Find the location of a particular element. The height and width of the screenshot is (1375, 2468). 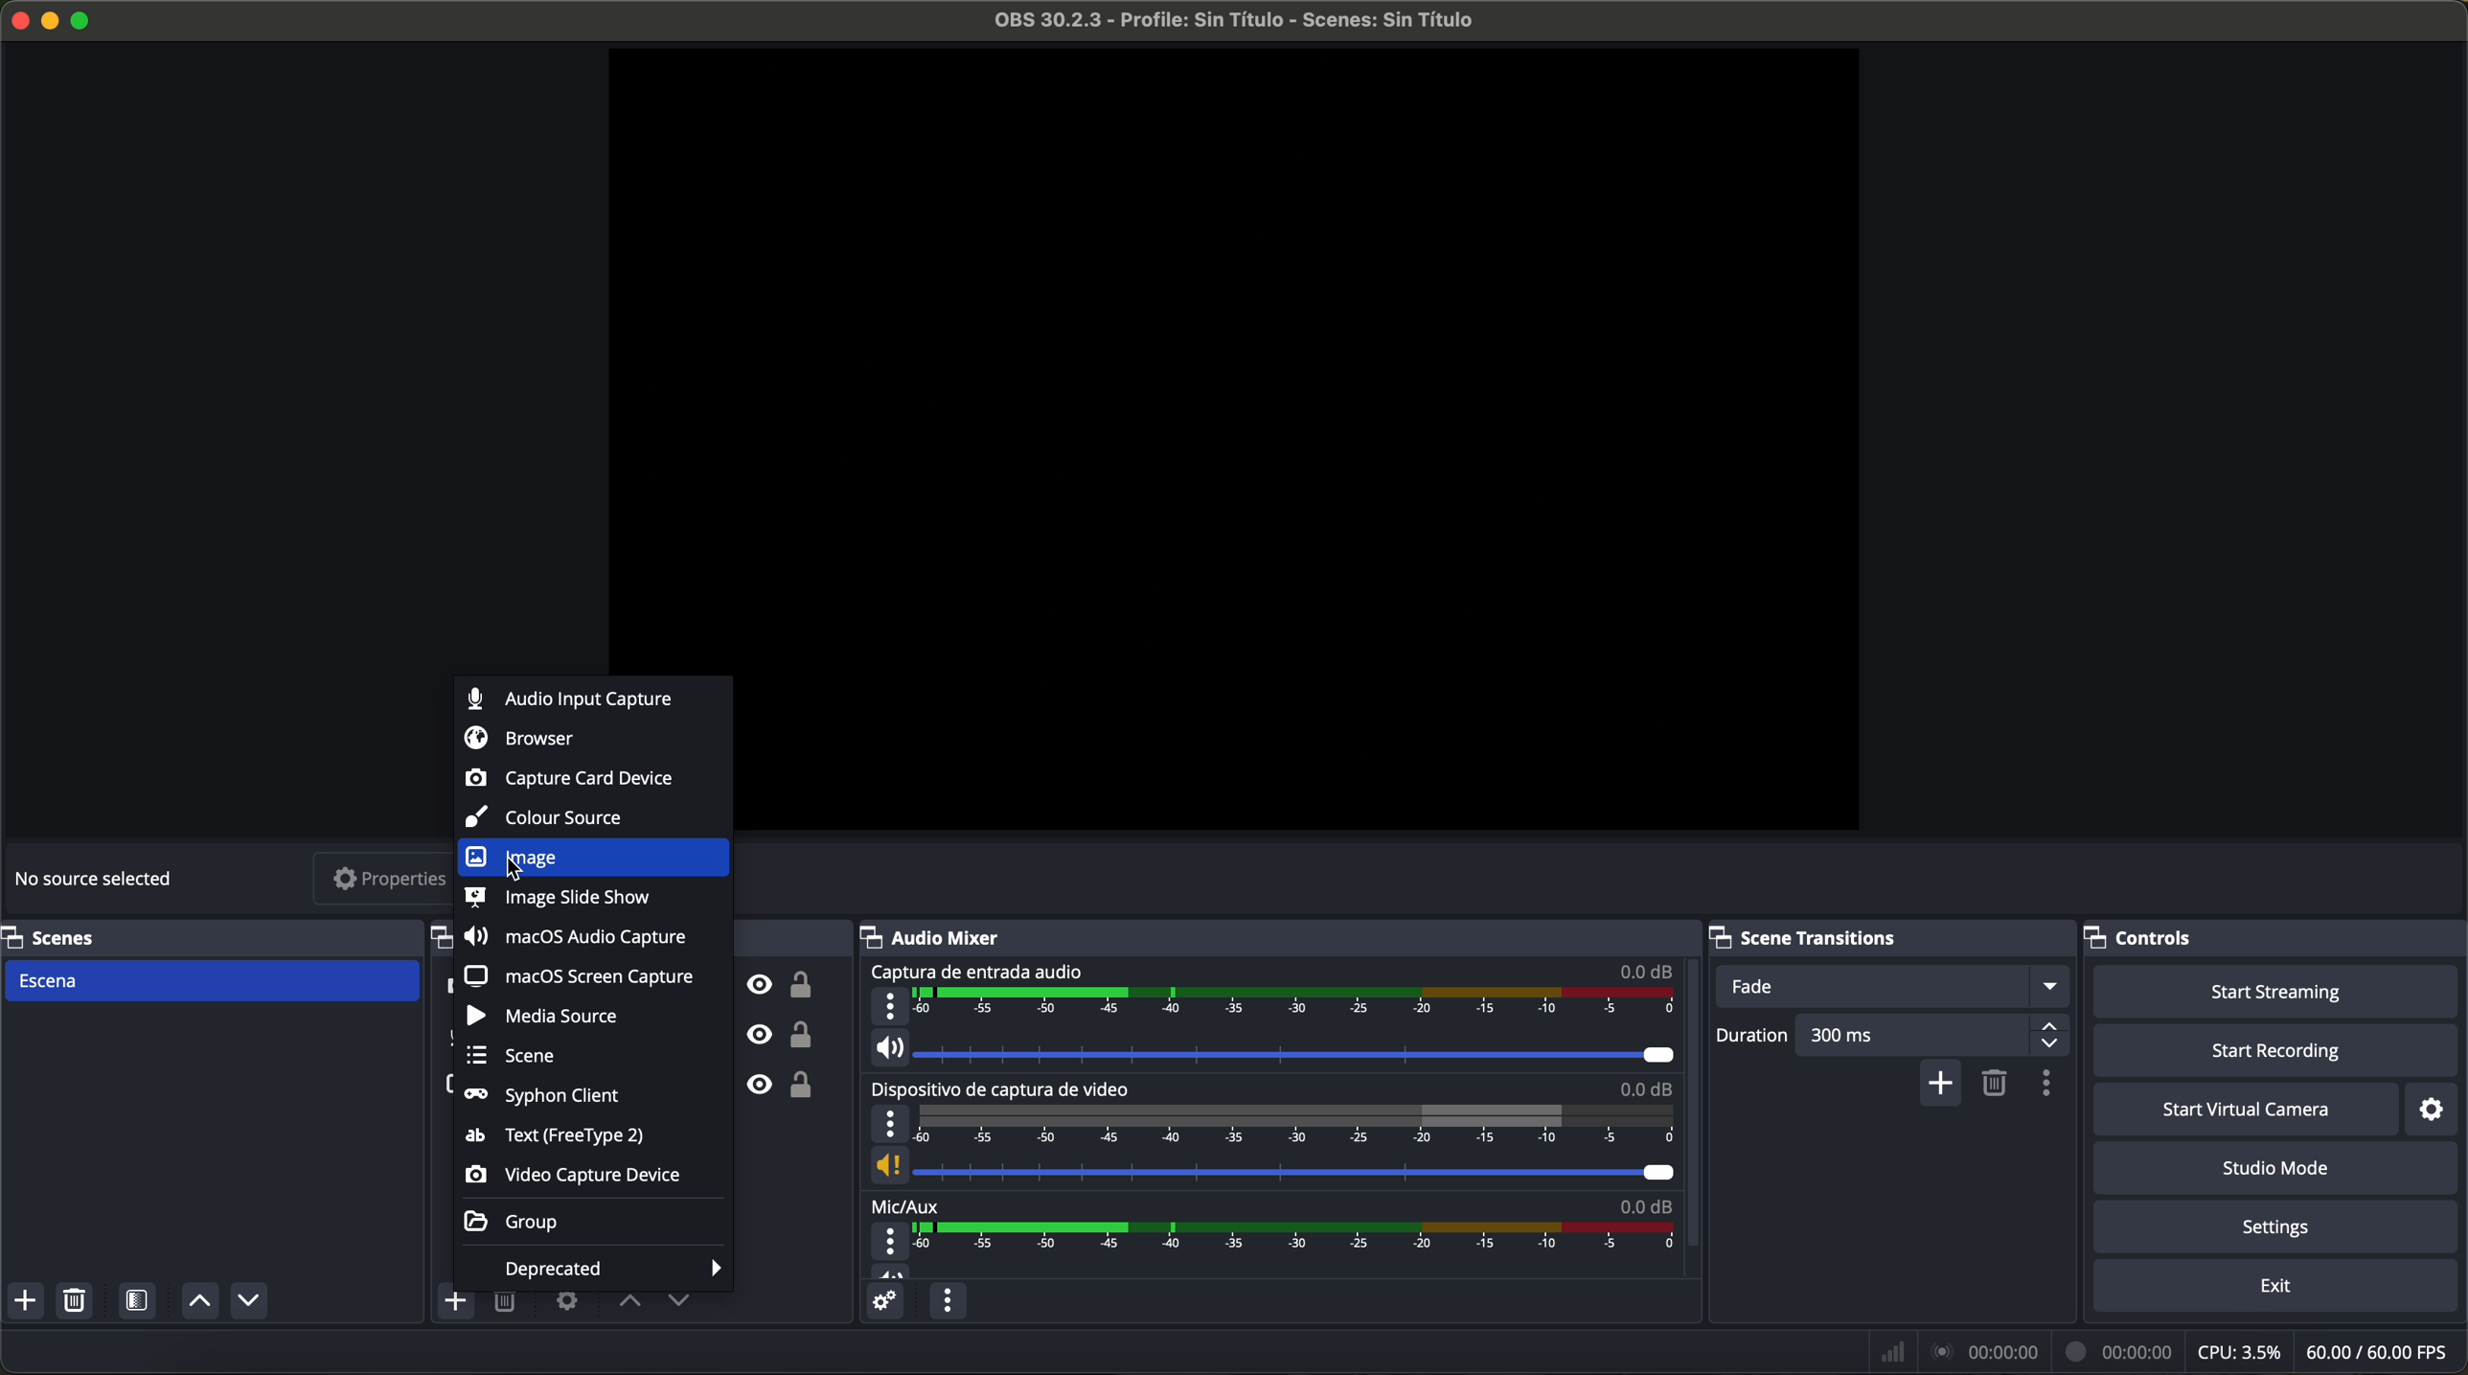

syphon client is located at coordinates (544, 1097).